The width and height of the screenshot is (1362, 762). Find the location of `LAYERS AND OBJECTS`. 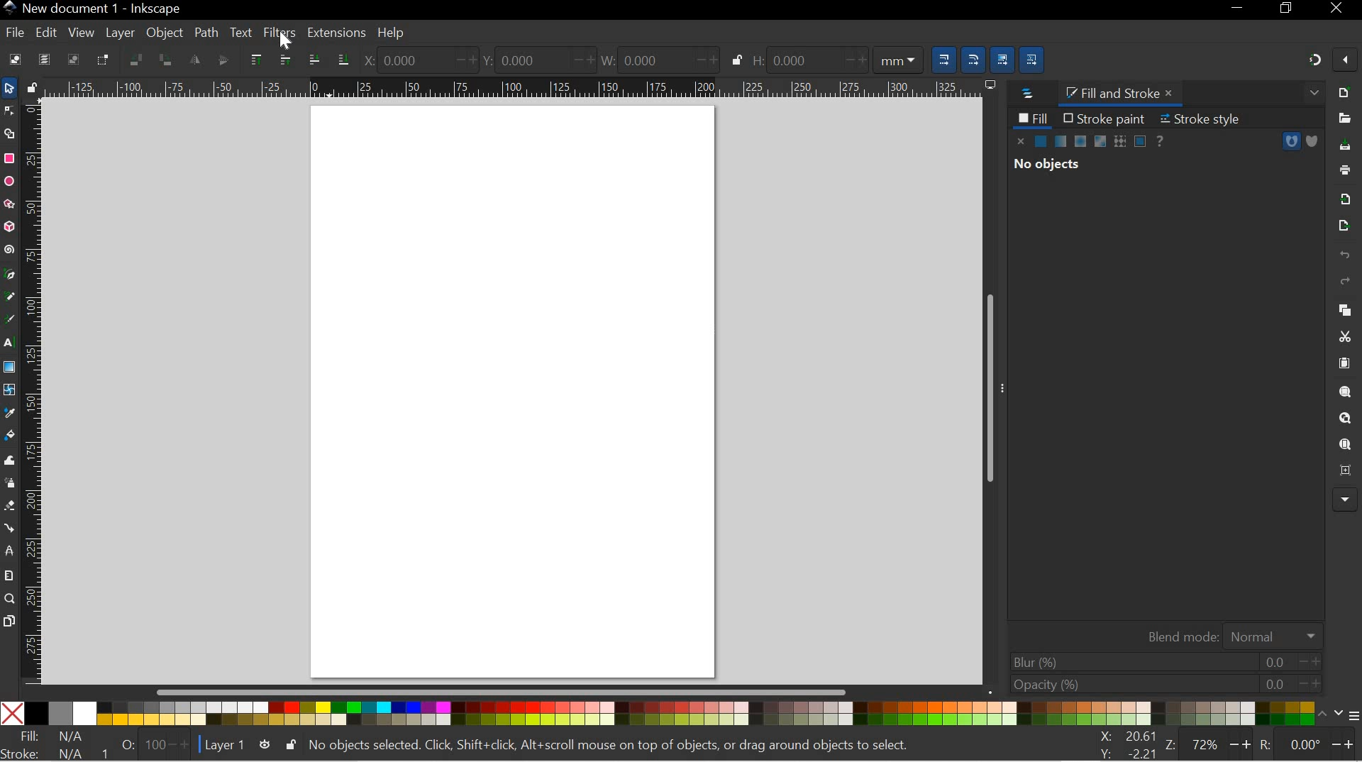

LAYERS AND OBJECTS is located at coordinates (1025, 94).